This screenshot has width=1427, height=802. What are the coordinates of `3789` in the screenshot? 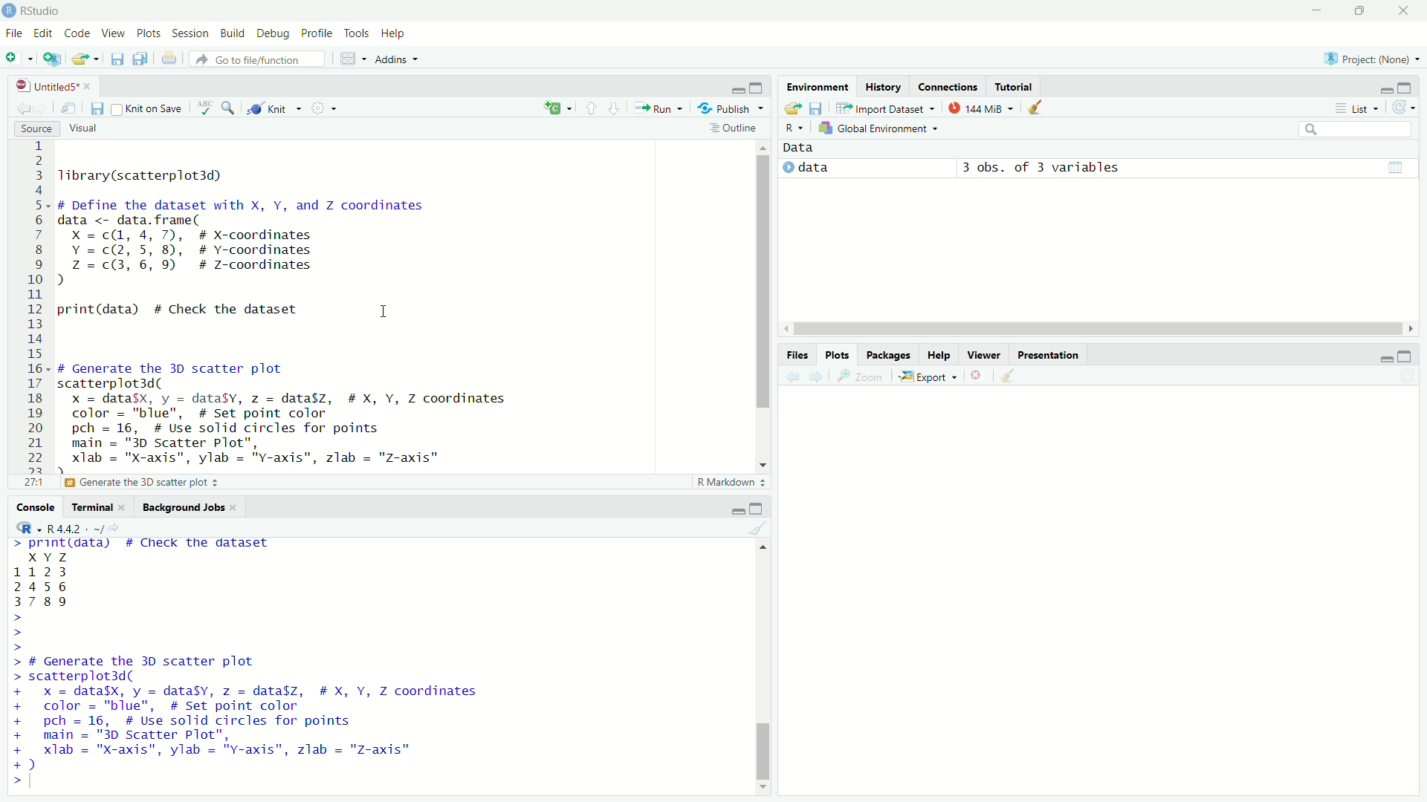 It's located at (43, 603).